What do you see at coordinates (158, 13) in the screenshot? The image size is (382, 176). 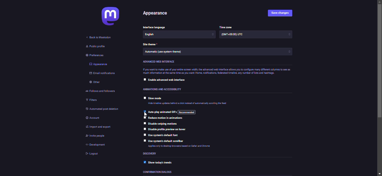 I see `appearance` at bounding box center [158, 13].